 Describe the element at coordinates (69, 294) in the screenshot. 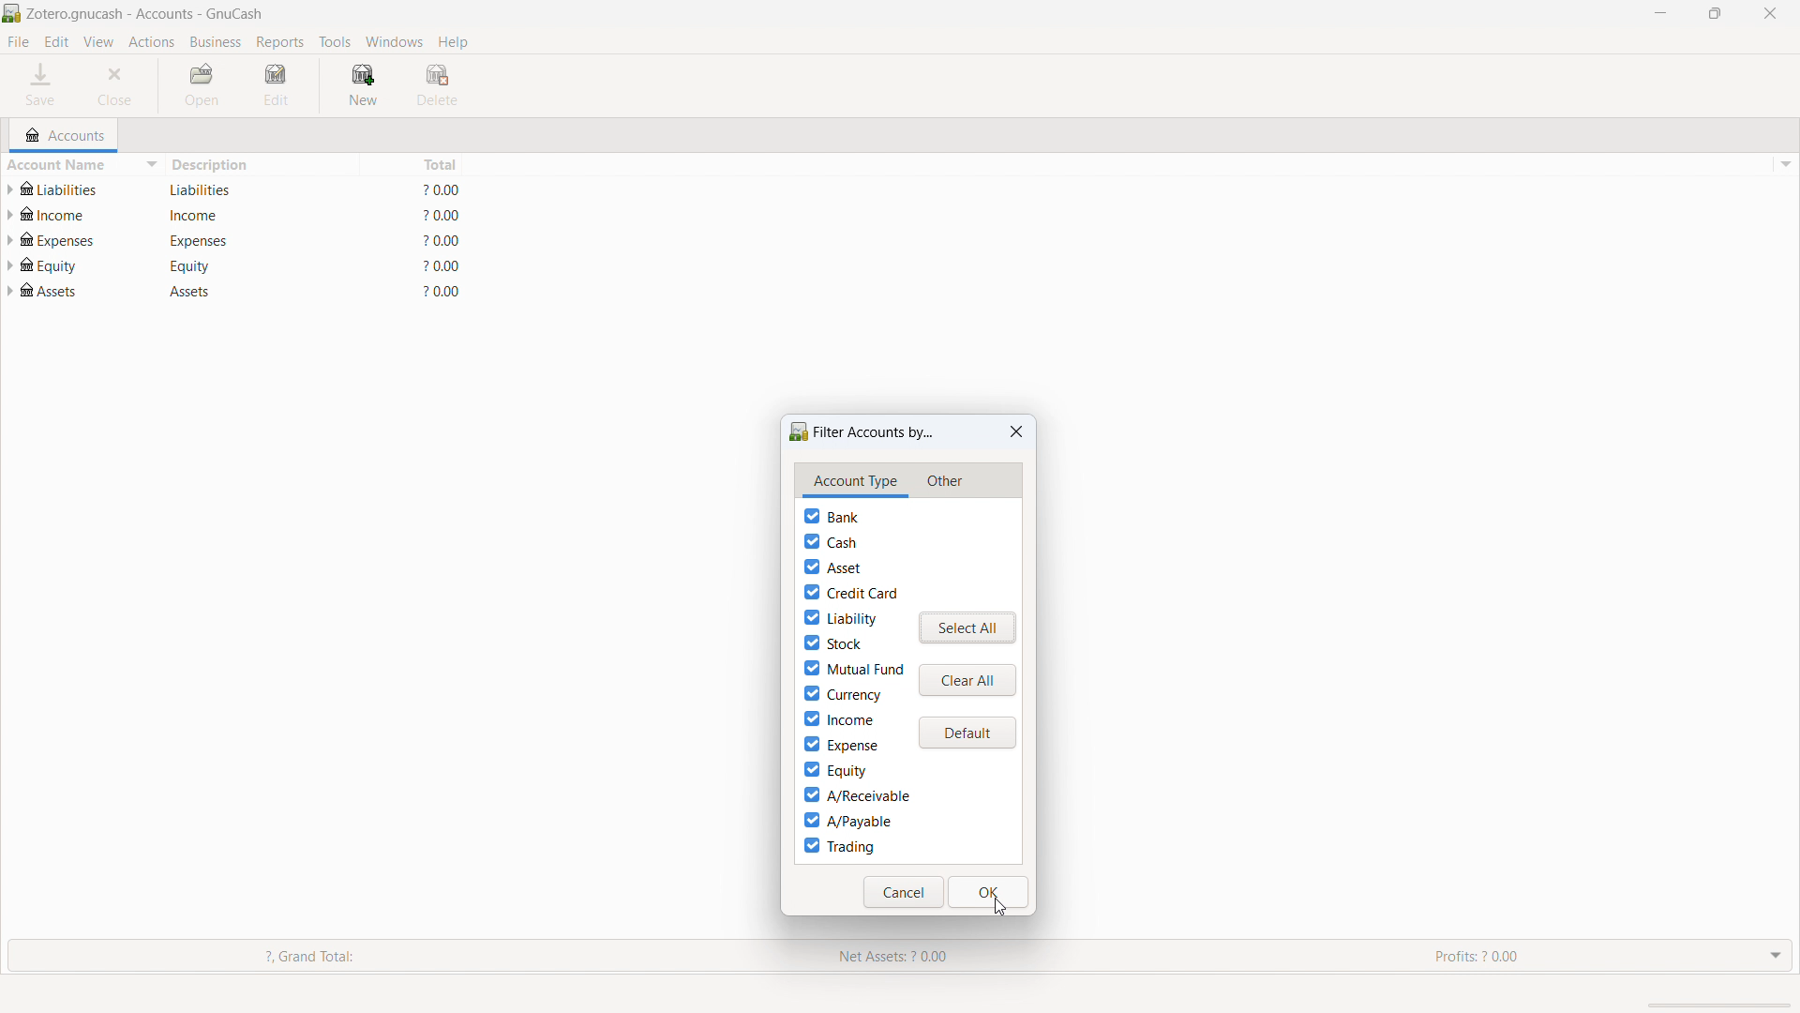

I see `account name` at that location.